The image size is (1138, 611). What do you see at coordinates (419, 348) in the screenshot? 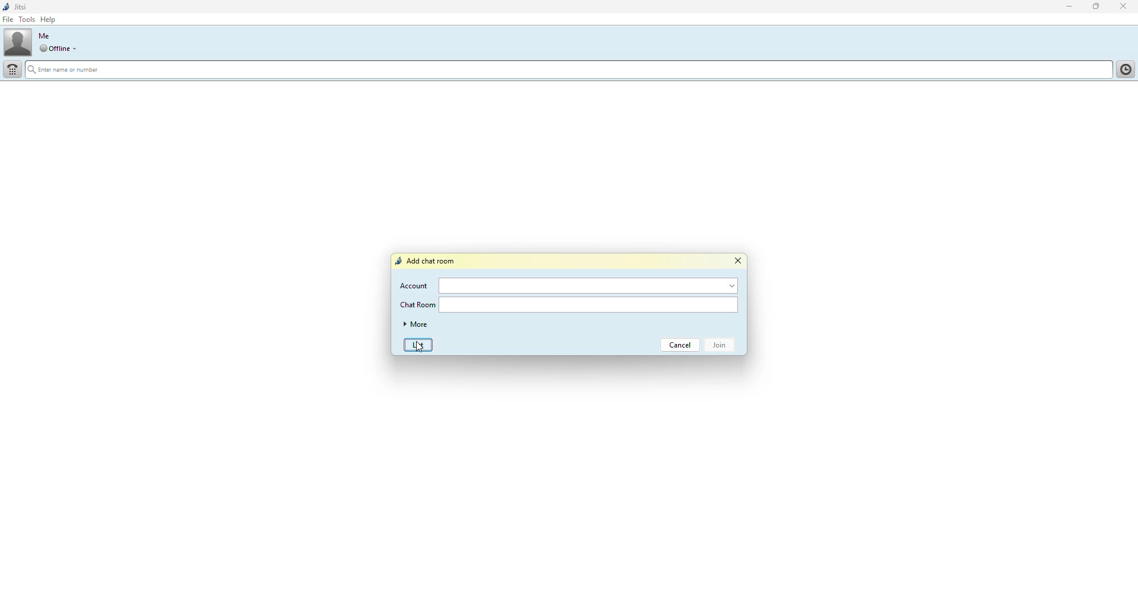
I see `cursor` at bounding box center [419, 348].